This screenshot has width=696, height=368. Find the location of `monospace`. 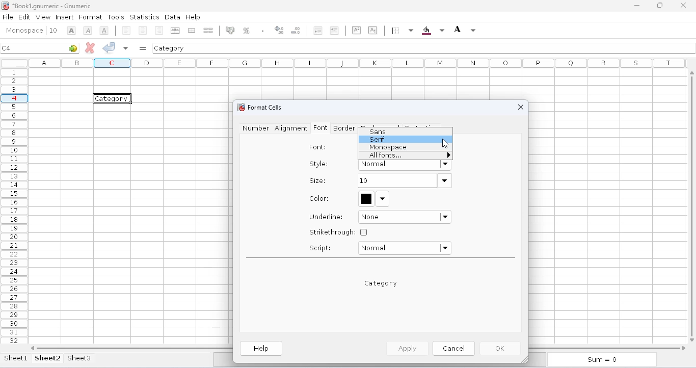

monospace is located at coordinates (388, 148).